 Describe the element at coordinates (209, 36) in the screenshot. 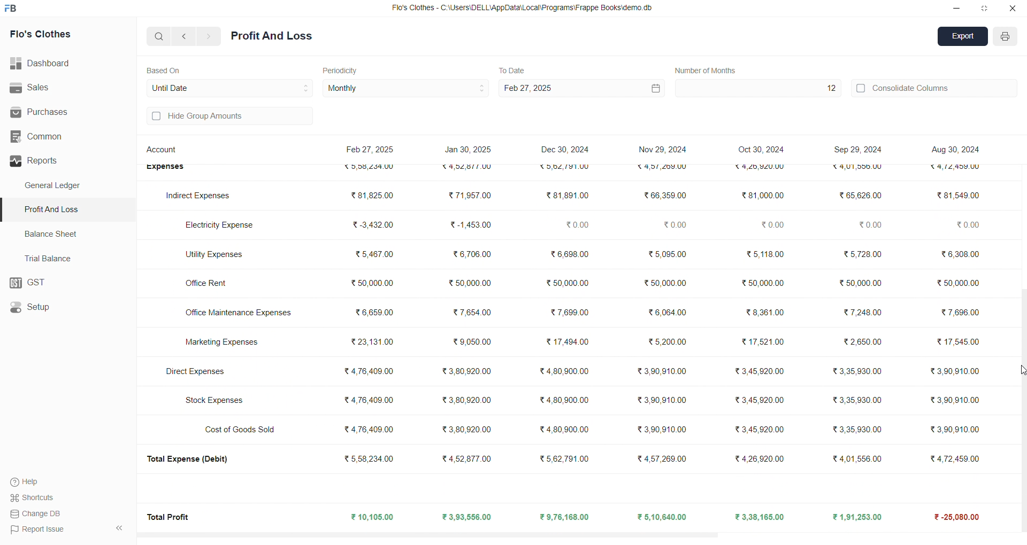

I see `navigate forward` at that location.